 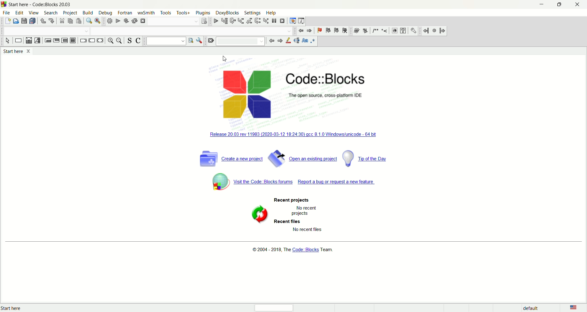 What do you see at coordinates (216, 181) in the screenshot?
I see `symbol` at bounding box center [216, 181].